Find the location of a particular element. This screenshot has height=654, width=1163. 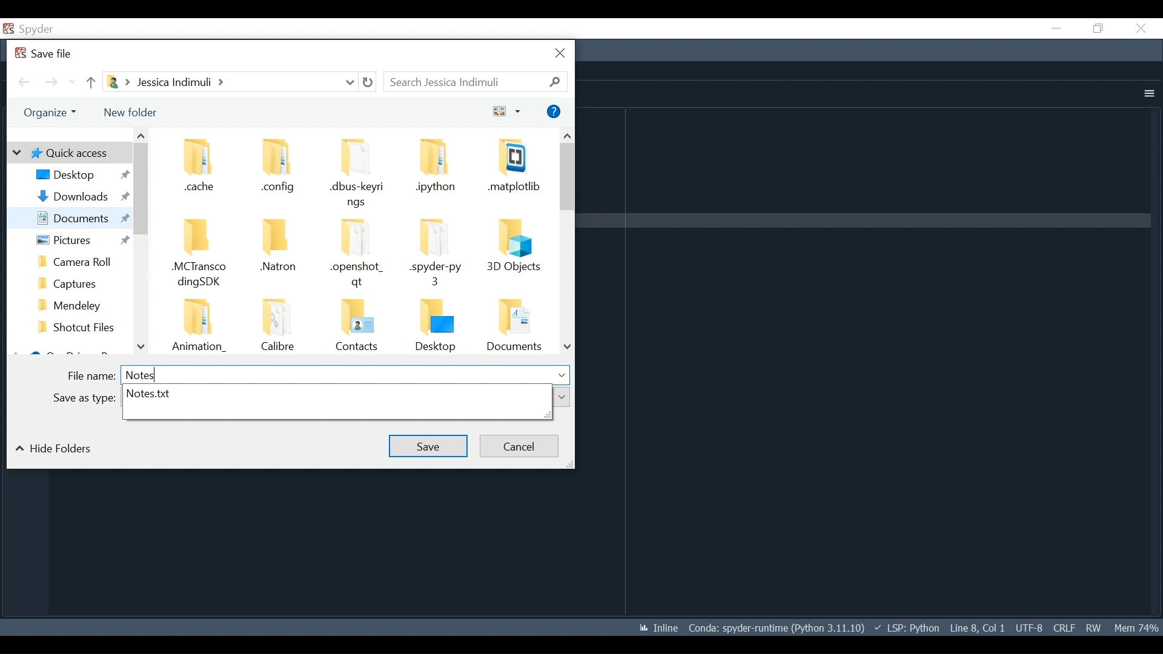

Vertical Scroll bar is located at coordinates (141, 190).